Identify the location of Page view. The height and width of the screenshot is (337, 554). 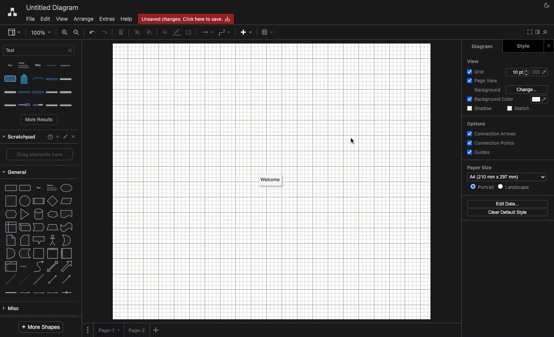
(502, 81).